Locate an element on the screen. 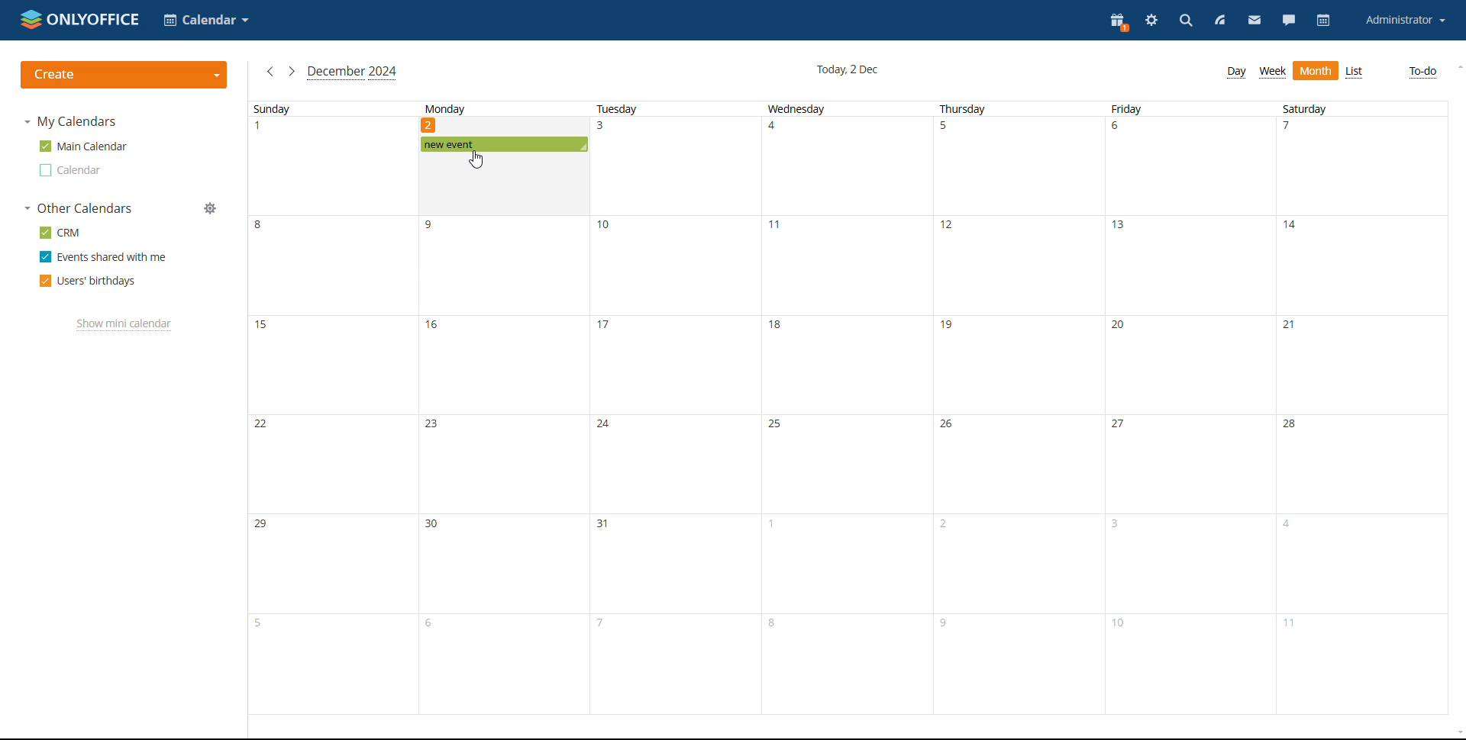 This screenshot has height=740, width=1466. select application is located at coordinates (206, 21).